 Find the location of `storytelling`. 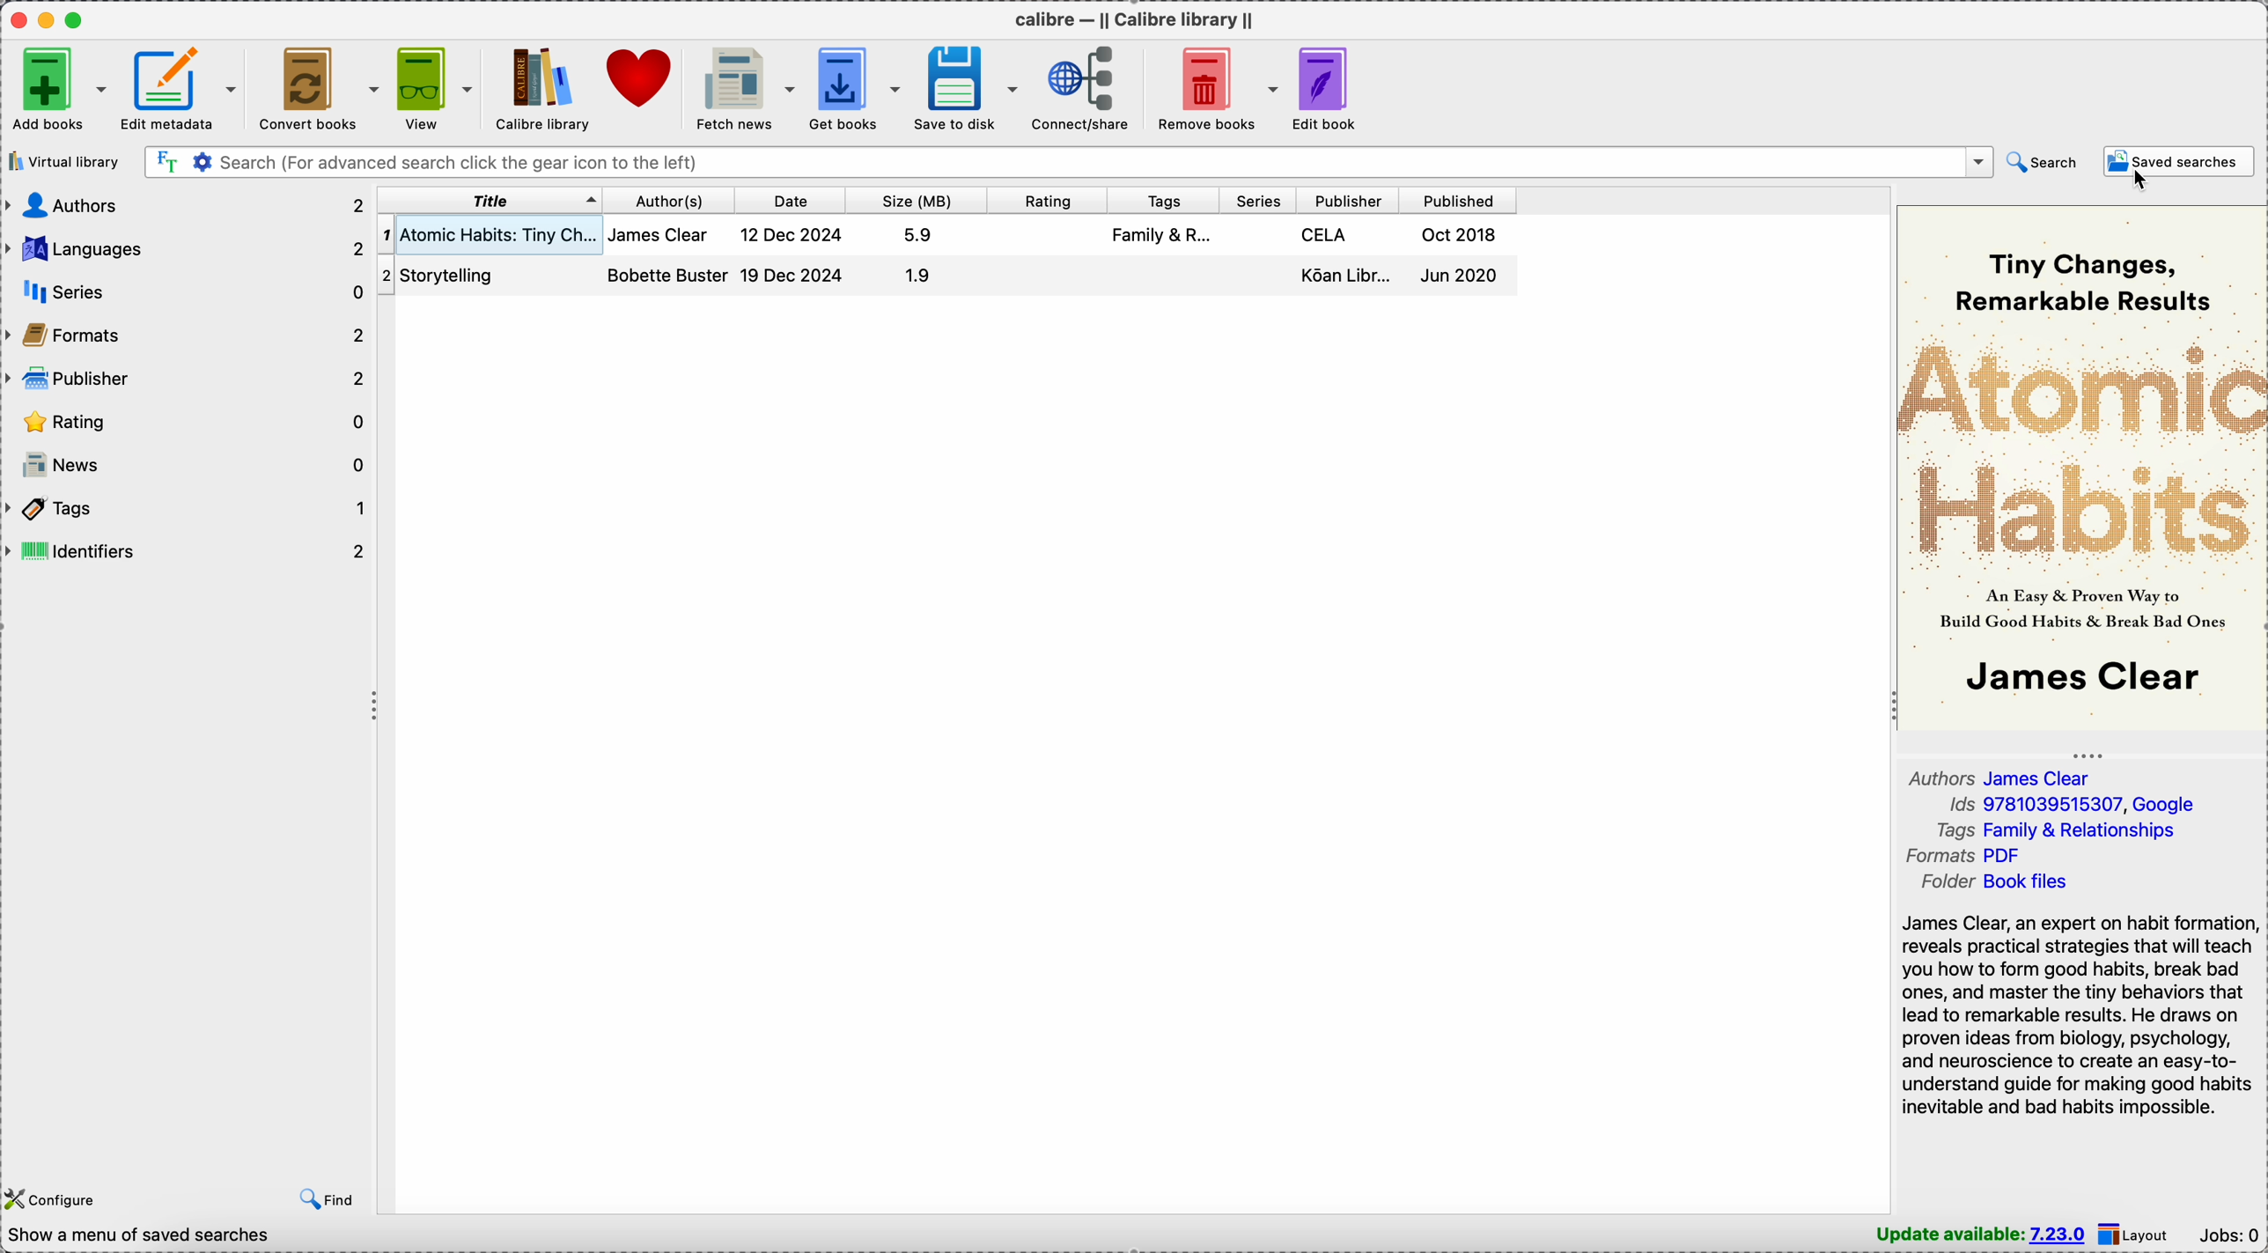

storytelling is located at coordinates (459, 274).